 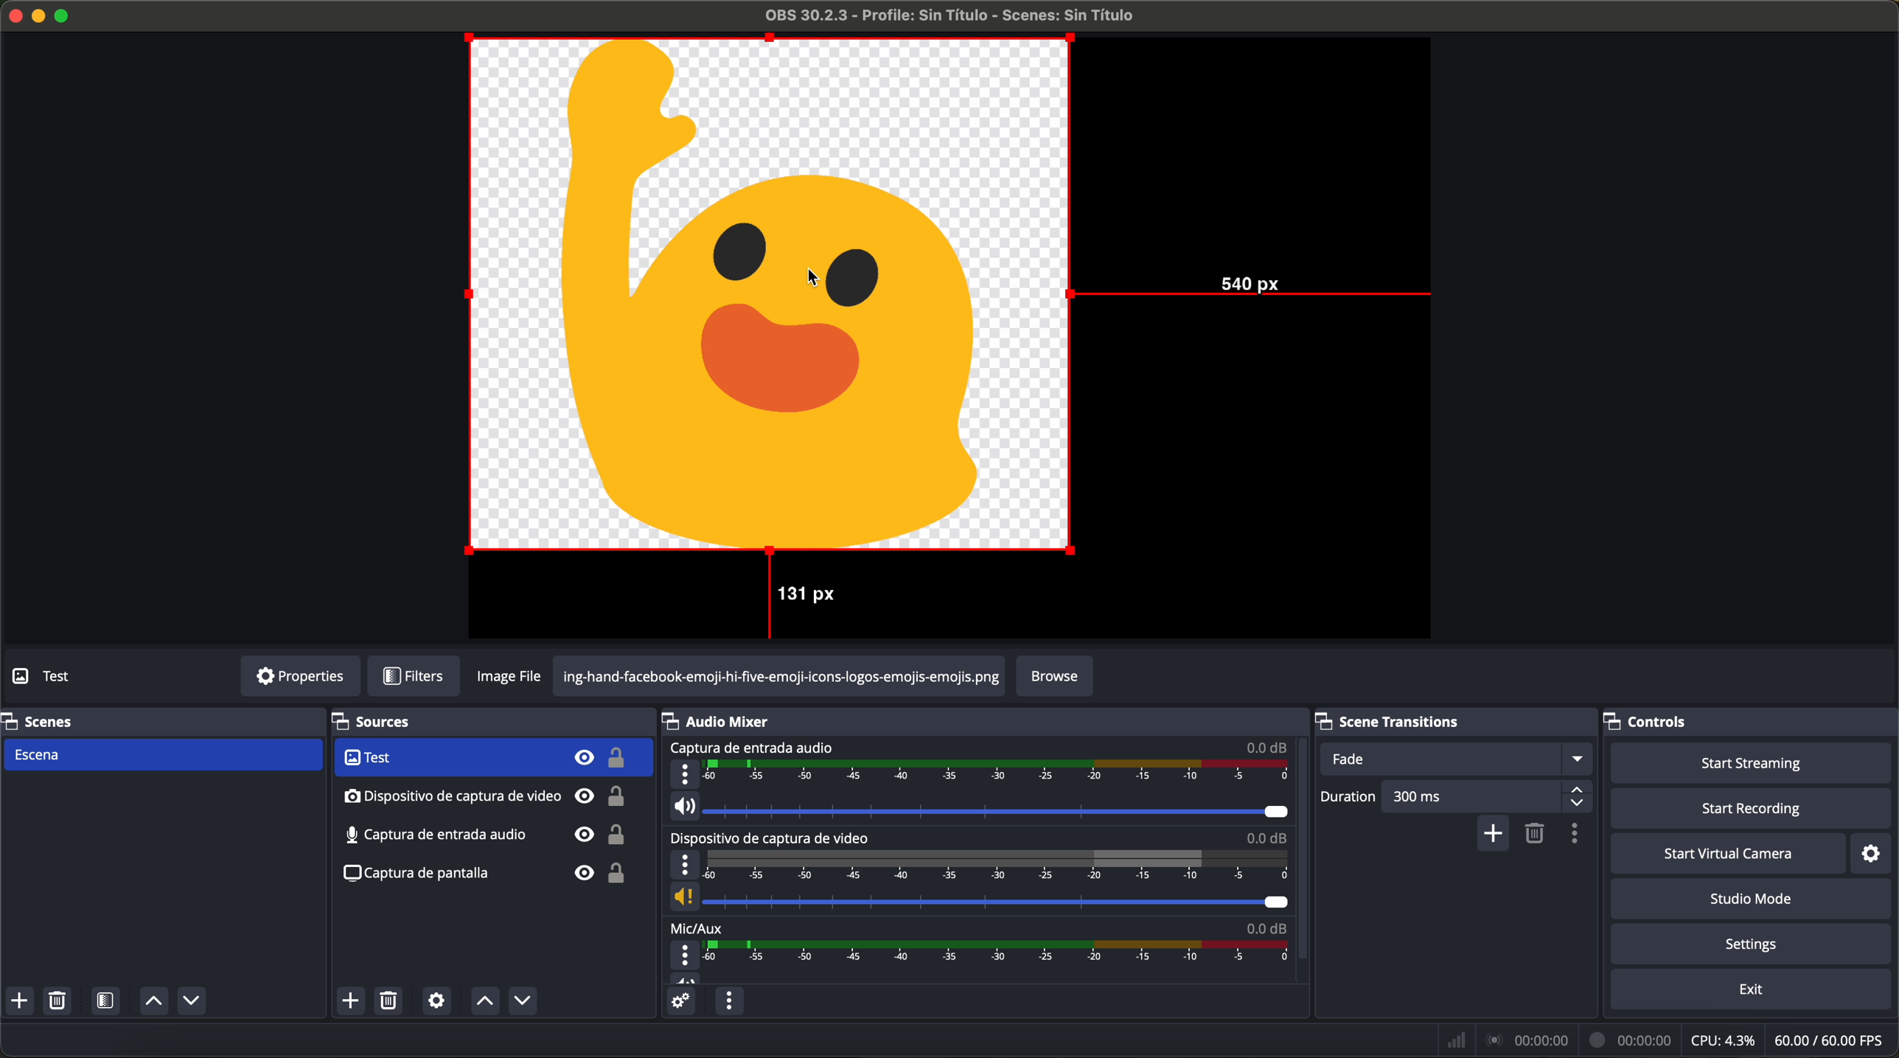 I want to click on settings, so click(x=1755, y=945).